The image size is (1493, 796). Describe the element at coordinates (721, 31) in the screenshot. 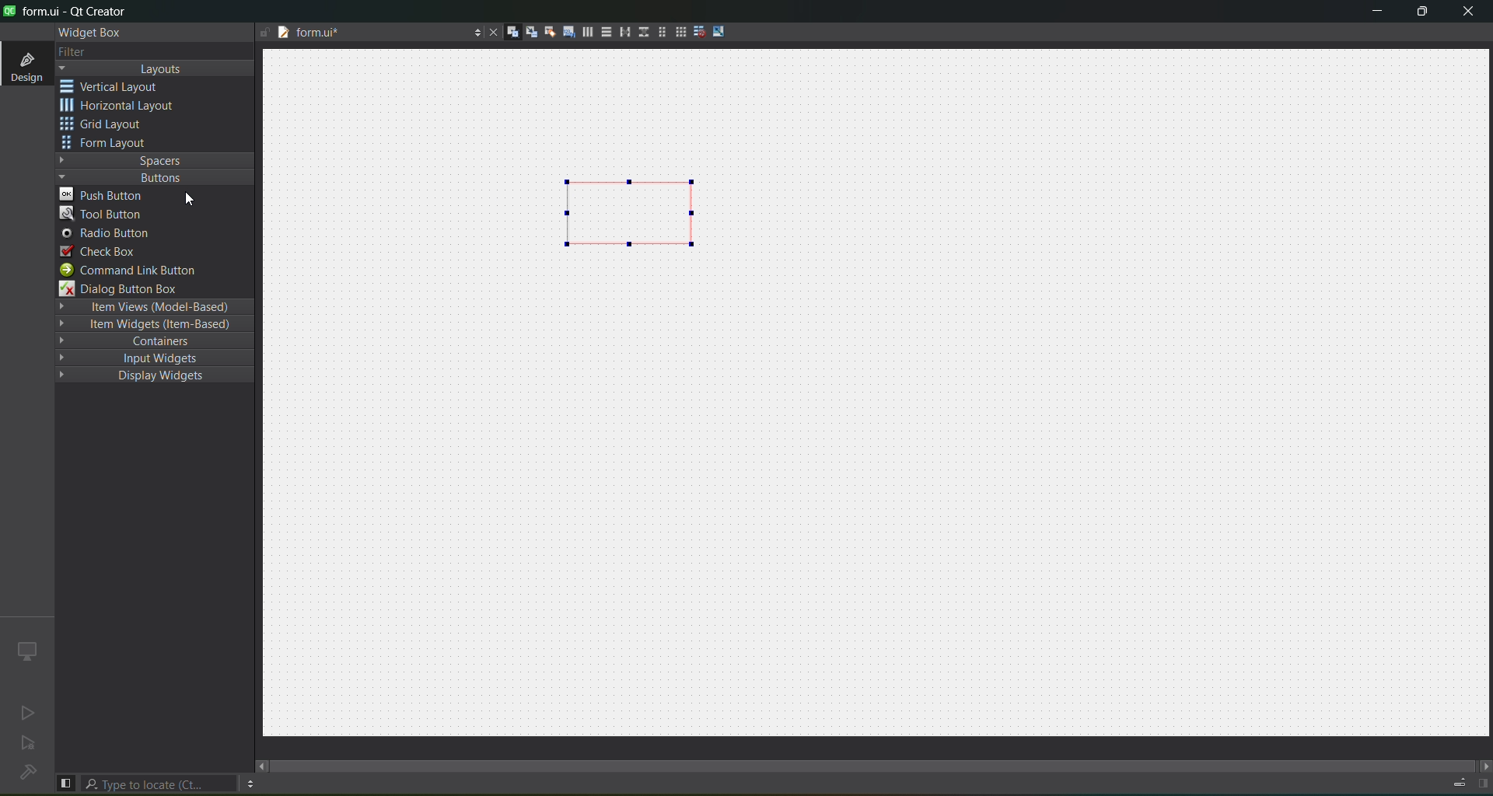

I see `adjust size` at that location.